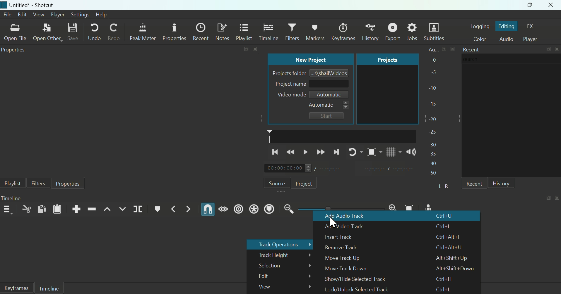 This screenshot has width=561, height=294. What do you see at coordinates (281, 276) in the screenshot?
I see `Edit` at bounding box center [281, 276].